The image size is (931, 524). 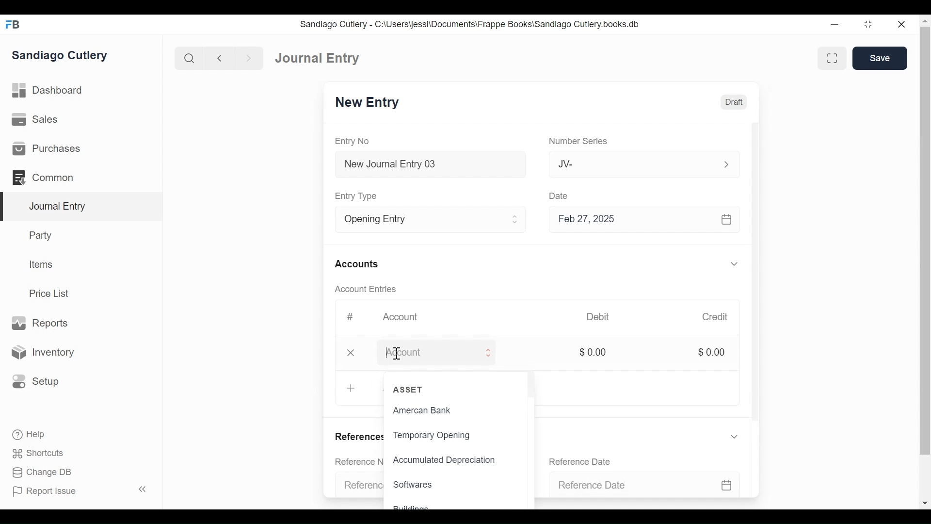 What do you see at coordinates (714, 352) in the screenshot?
I see `$0.00` at bounding box center [714, 352].